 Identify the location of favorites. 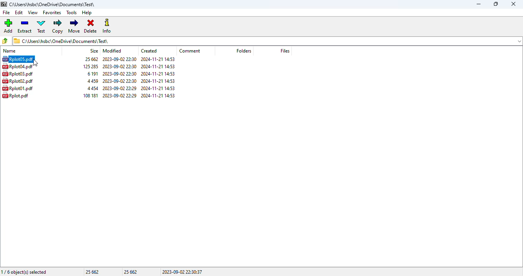
(52, 13).